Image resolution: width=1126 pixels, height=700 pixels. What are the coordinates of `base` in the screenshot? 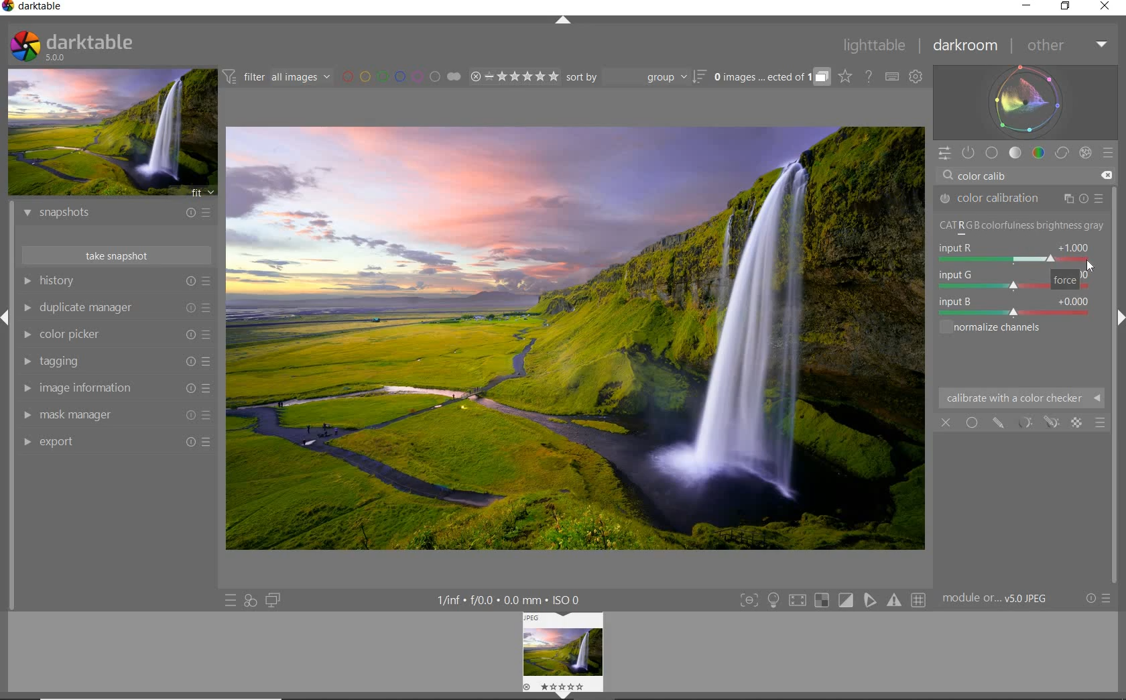 It's located at (993, 152).